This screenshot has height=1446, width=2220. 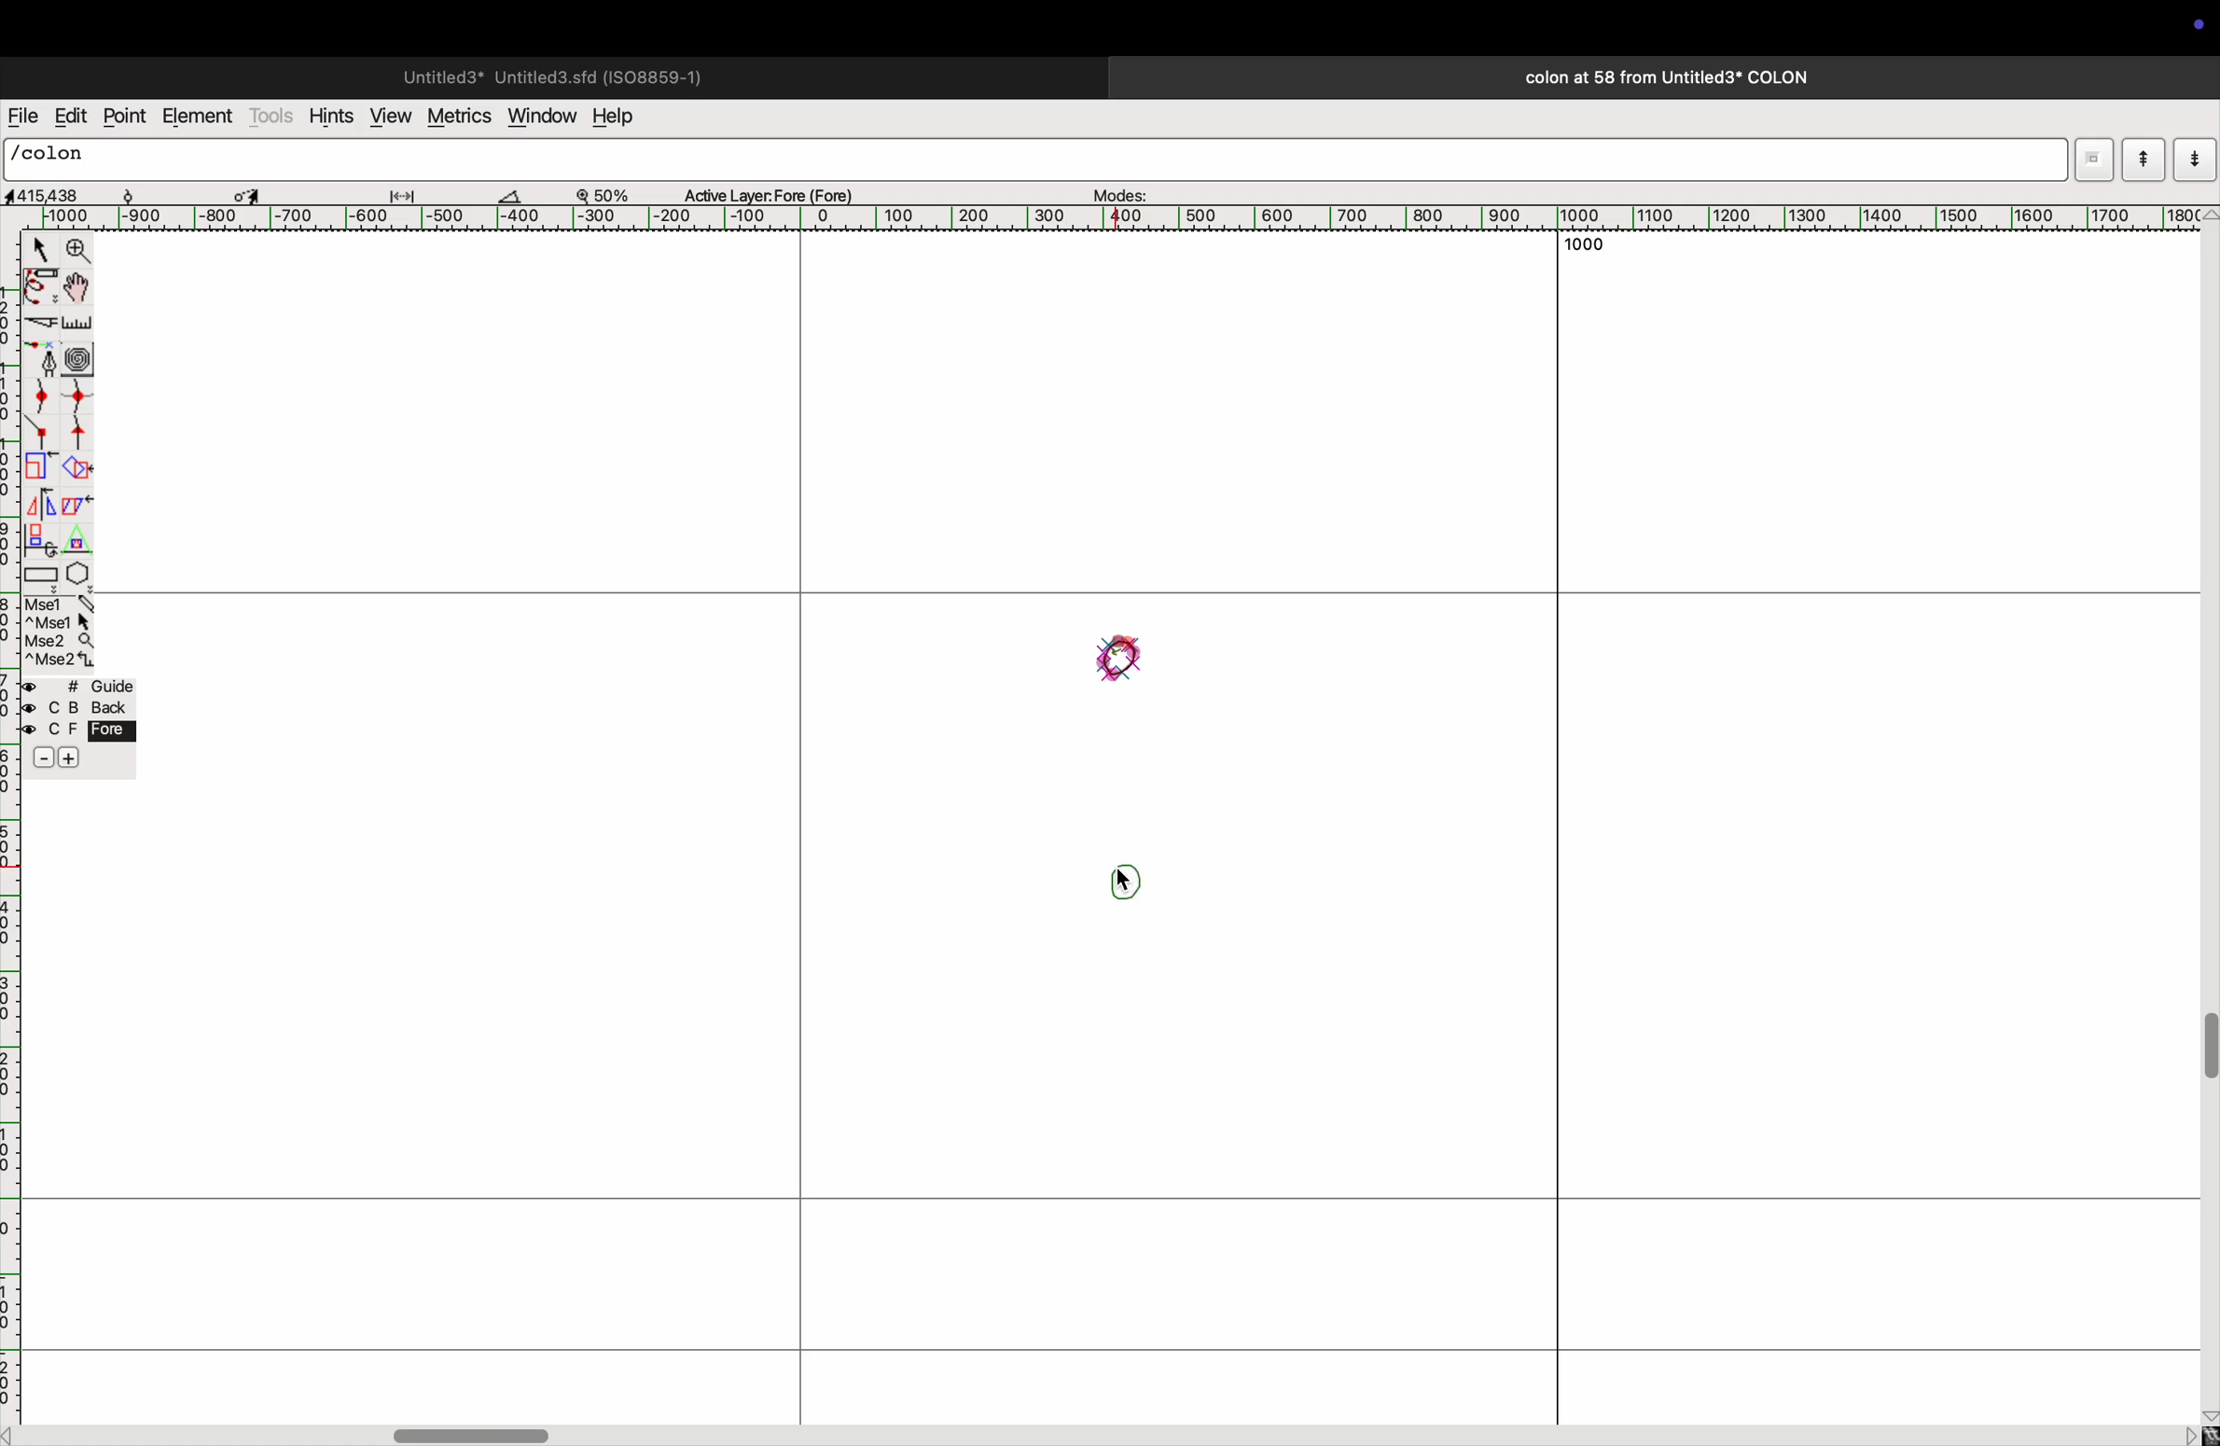 What do you see at coordinates (56, 631) in the screenshot?
I see `mse ` at bounding box center [56, 631].